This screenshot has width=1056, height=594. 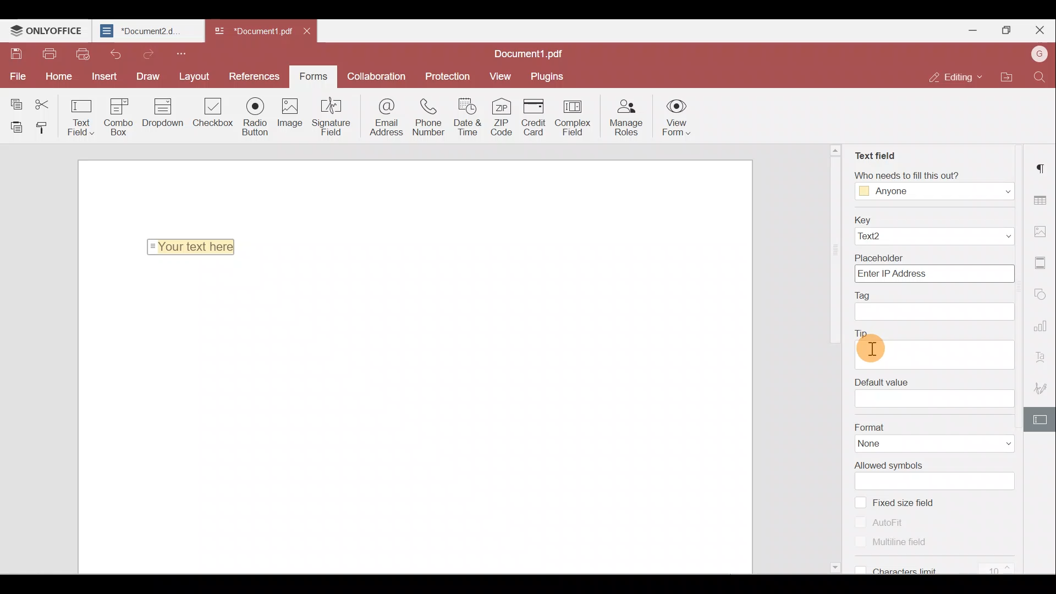 I want to click on Text2, so click(x=887, y=237).